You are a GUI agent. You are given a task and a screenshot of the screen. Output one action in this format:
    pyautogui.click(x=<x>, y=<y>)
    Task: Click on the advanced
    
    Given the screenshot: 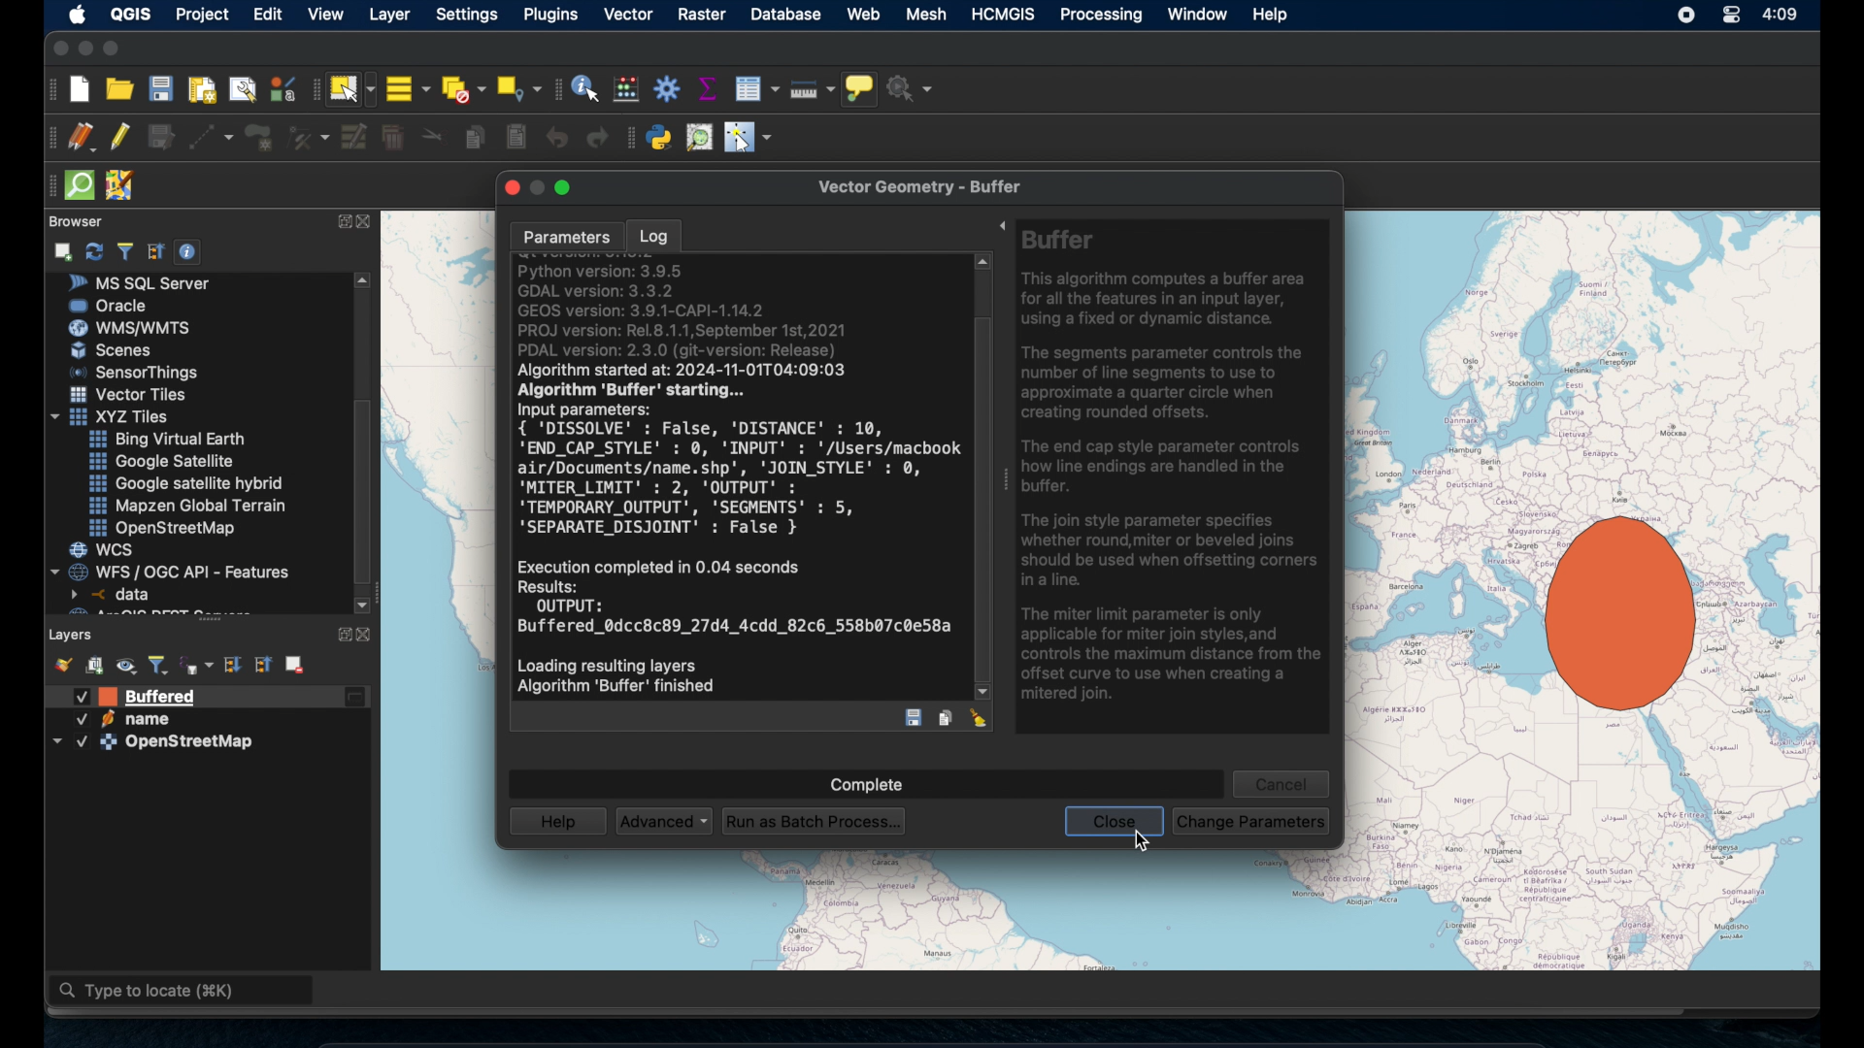 What is the action you would take?
    pyautogui.click(x=666, y=820)
    